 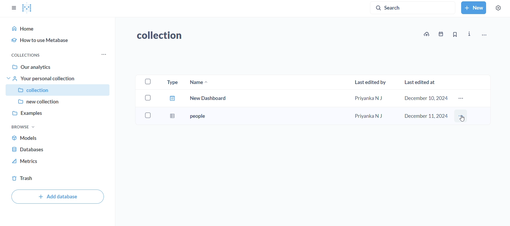 I want to click on move,trash, and more, so click(x=484, y=36).